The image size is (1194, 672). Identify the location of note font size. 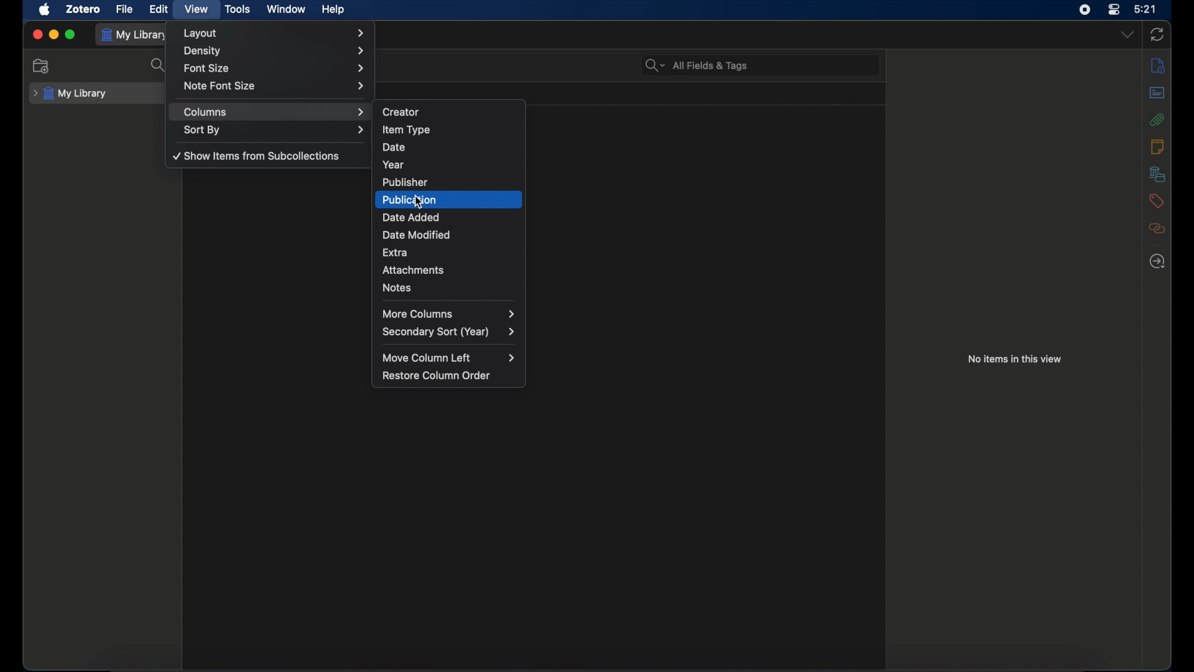
(277, 85).